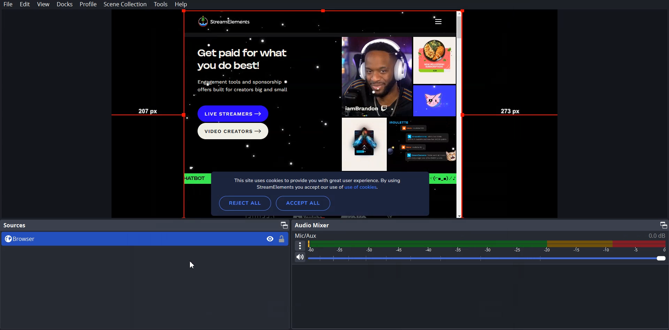  What do you see at coordinates (16, 225) in the screenshot?
I see `Source ` at bounding box center [16, 225].